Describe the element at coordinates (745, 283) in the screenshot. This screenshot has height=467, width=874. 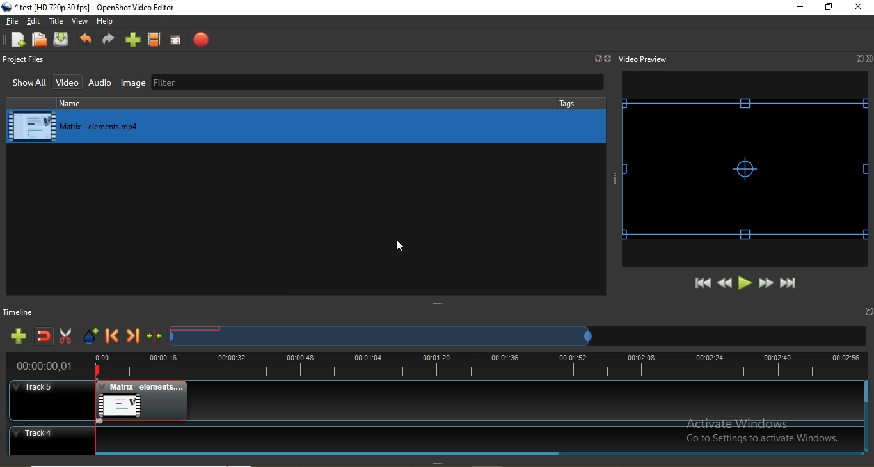
I see `Play` at that location.